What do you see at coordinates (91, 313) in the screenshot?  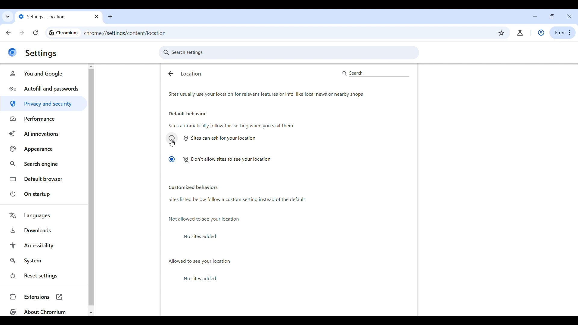 I see `Quick slide to bottom` at bounding box center [91, 313].